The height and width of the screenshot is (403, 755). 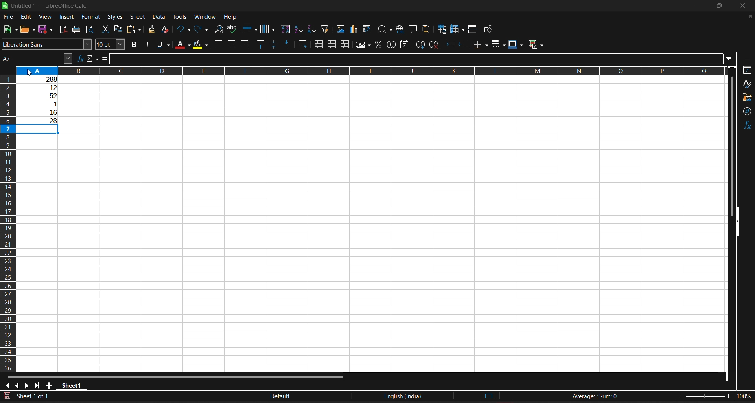 I want to click on bold, so click(x=133, y=45).